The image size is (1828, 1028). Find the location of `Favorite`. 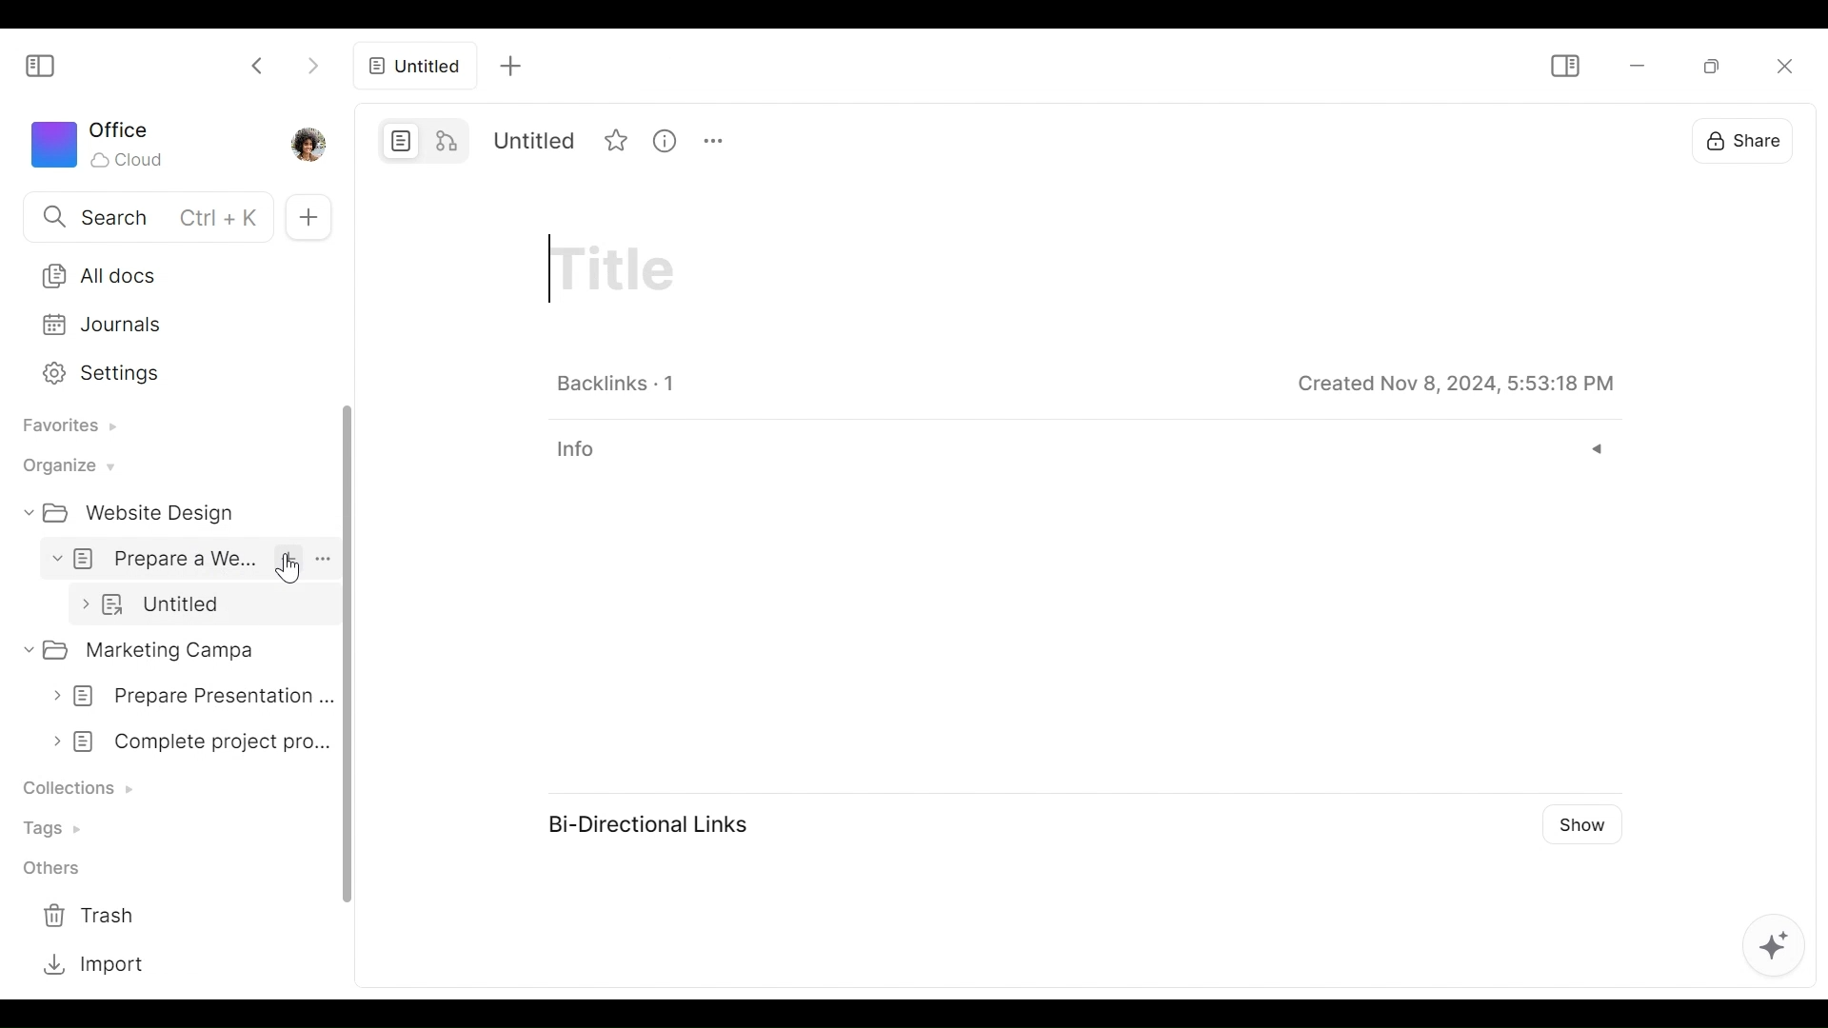

Favorite is located at coordinates (813, 140).